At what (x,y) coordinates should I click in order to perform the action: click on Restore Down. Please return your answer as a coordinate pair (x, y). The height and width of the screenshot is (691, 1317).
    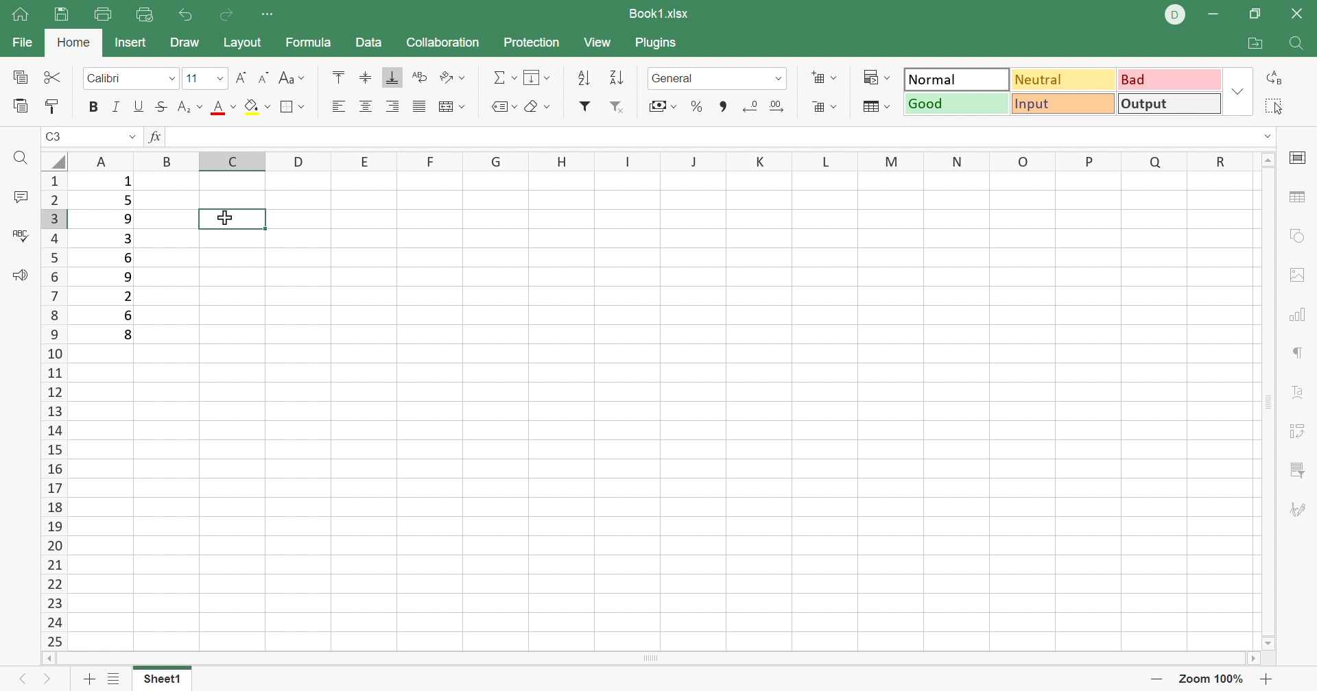
    Looking at the image, I should click on (1256, 15).